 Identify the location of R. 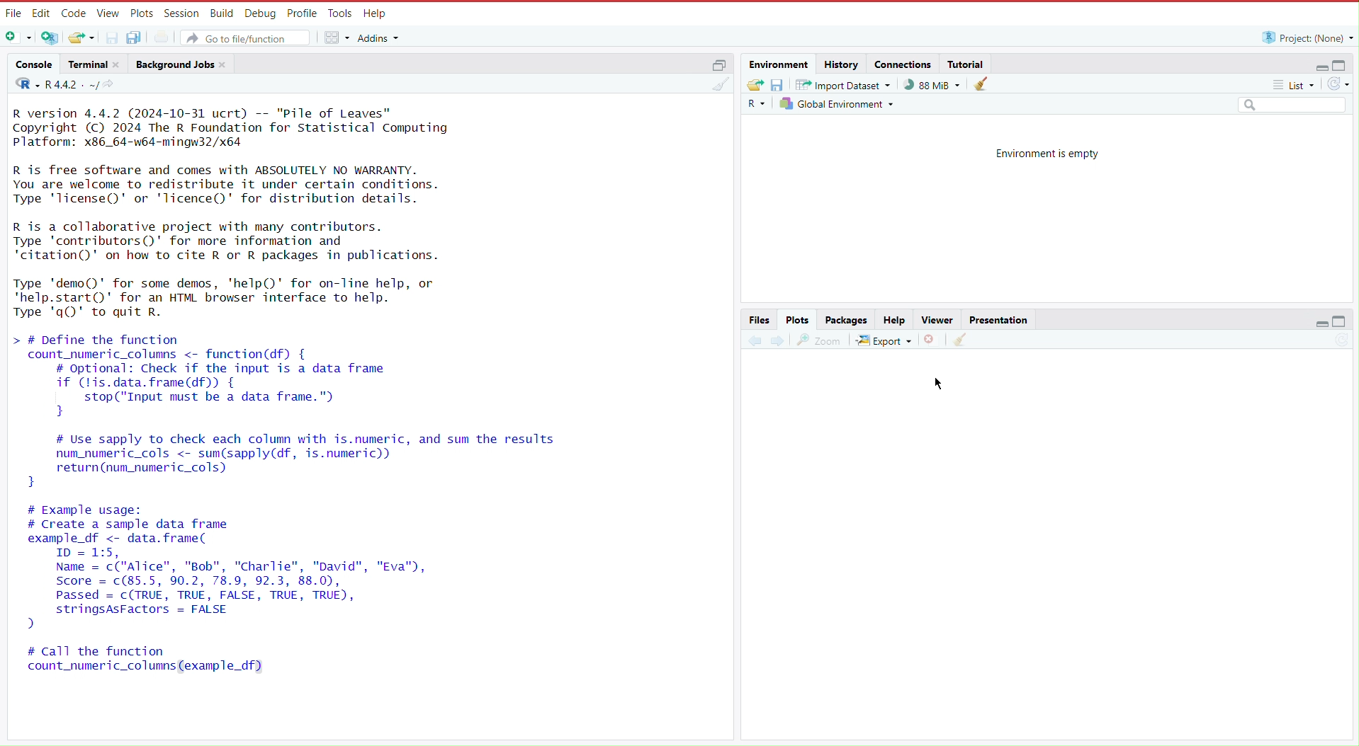
(23, 86).